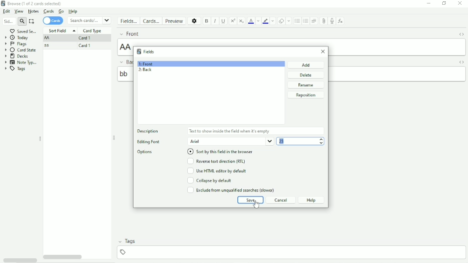 This screenshot has width=468, height=263. Describe the element at coordinates (19, 12) in the screenshot. I see `View` at that location.